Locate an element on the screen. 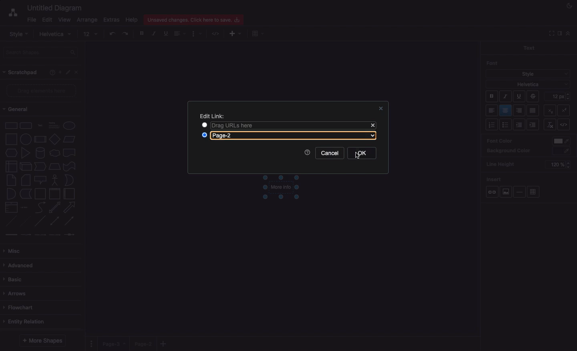 The width and height of the screenshot is (577, 351). Page 2 is located at coordinates (142, 343).